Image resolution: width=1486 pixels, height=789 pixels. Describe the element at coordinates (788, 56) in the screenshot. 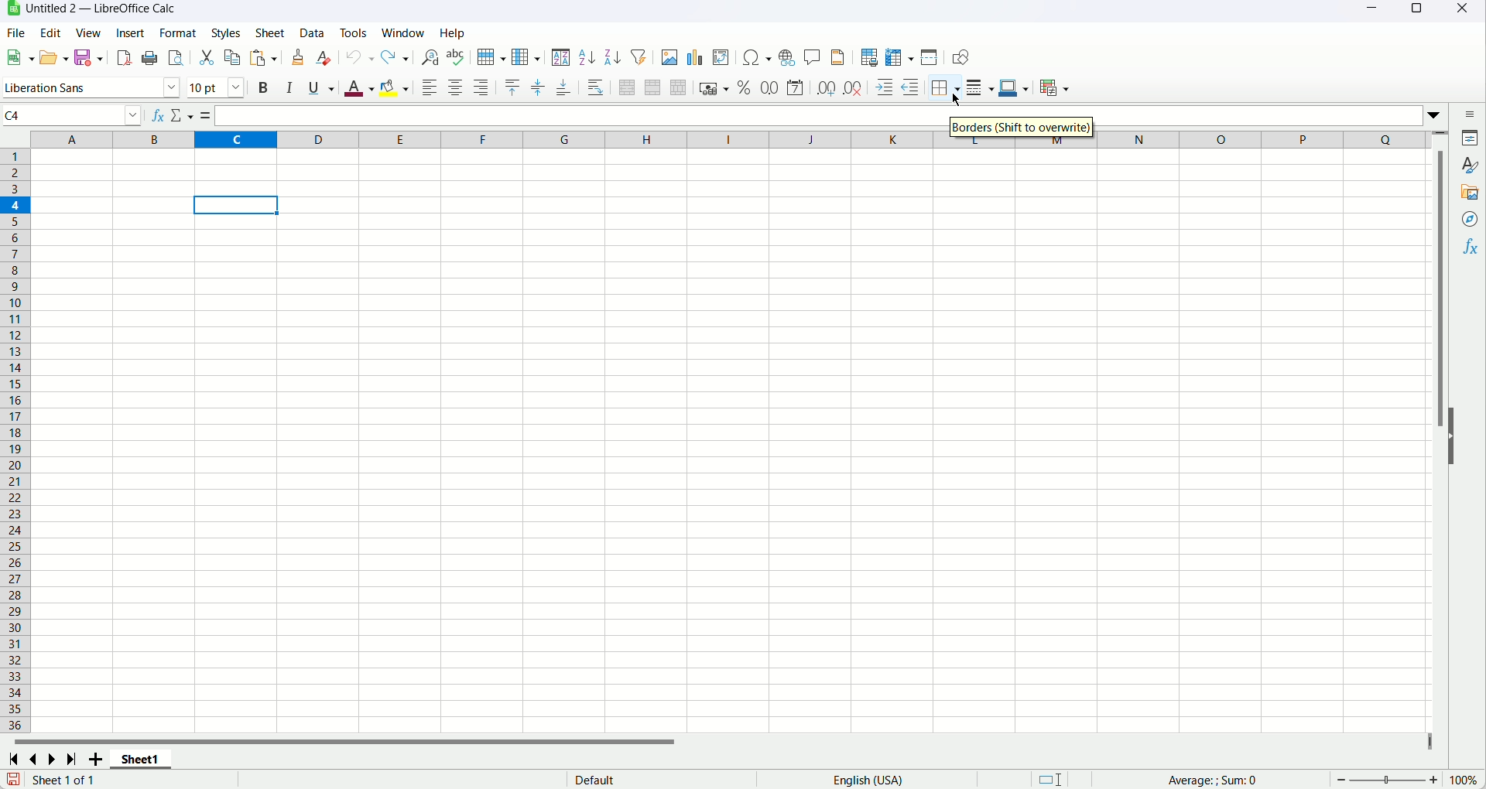

I see `Insert hyperlink` at that location.